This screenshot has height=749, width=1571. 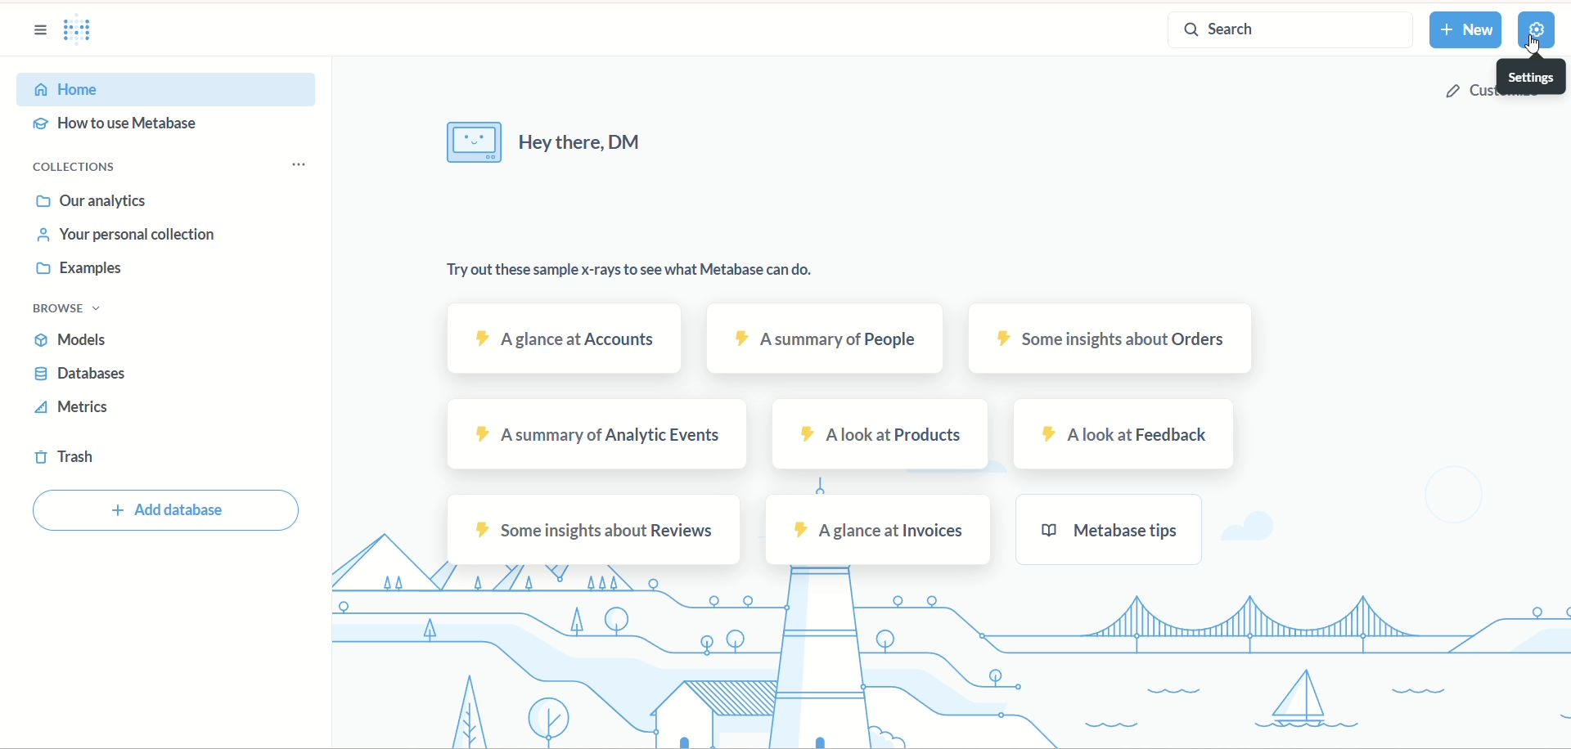 I want to click on accounts, so click(x=563, y=339).